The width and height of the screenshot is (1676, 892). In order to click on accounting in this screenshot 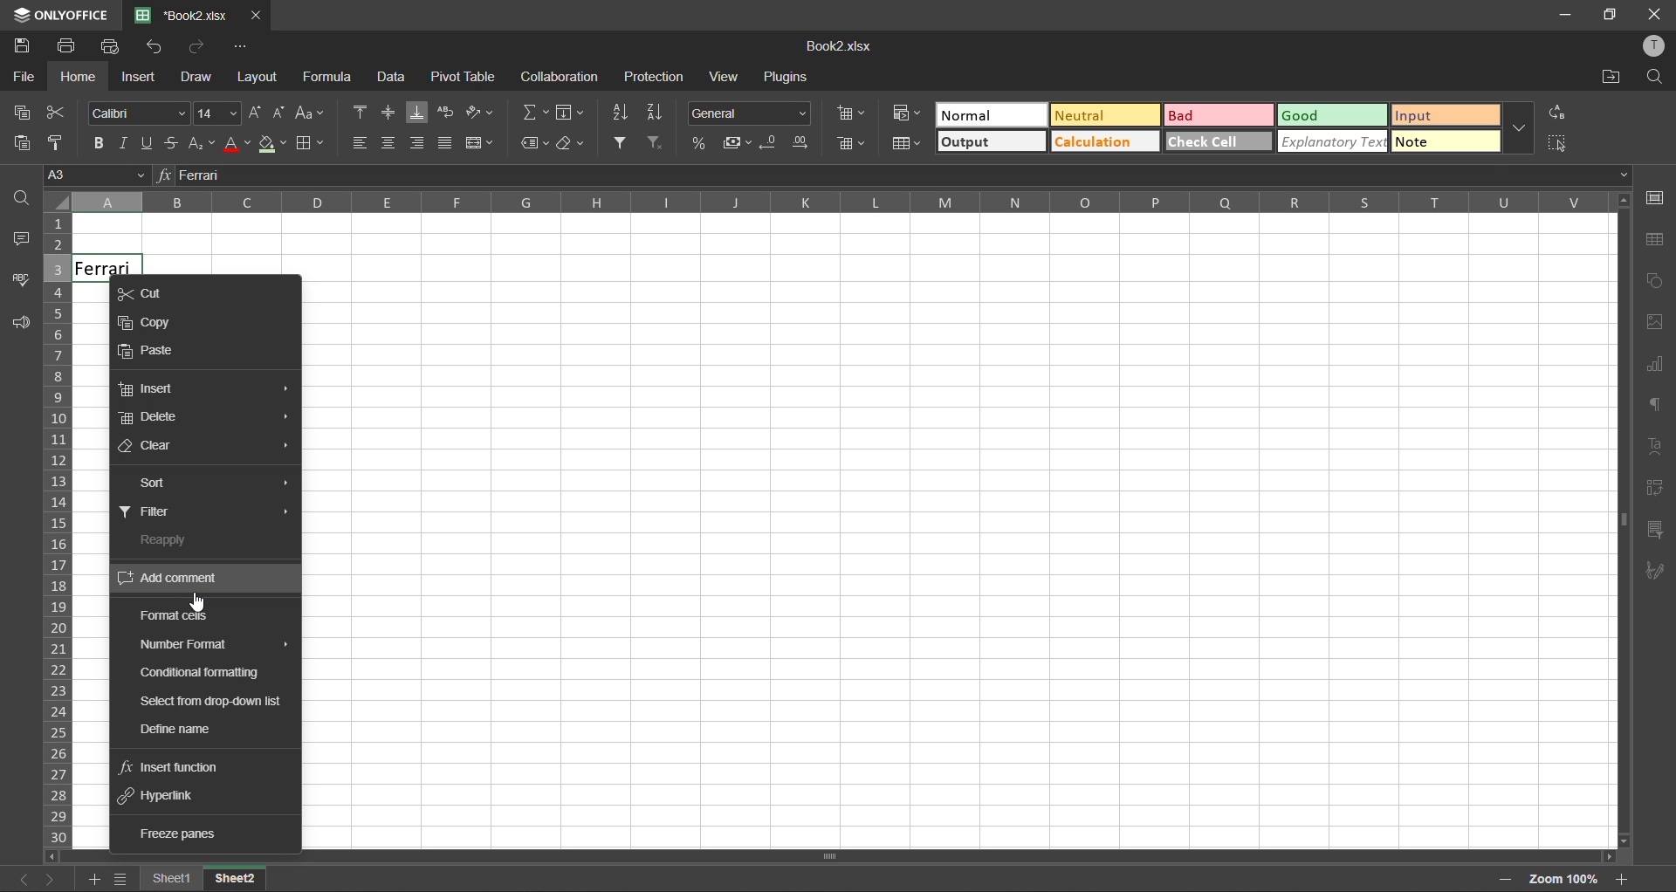, I will do `click(732, 141)`.